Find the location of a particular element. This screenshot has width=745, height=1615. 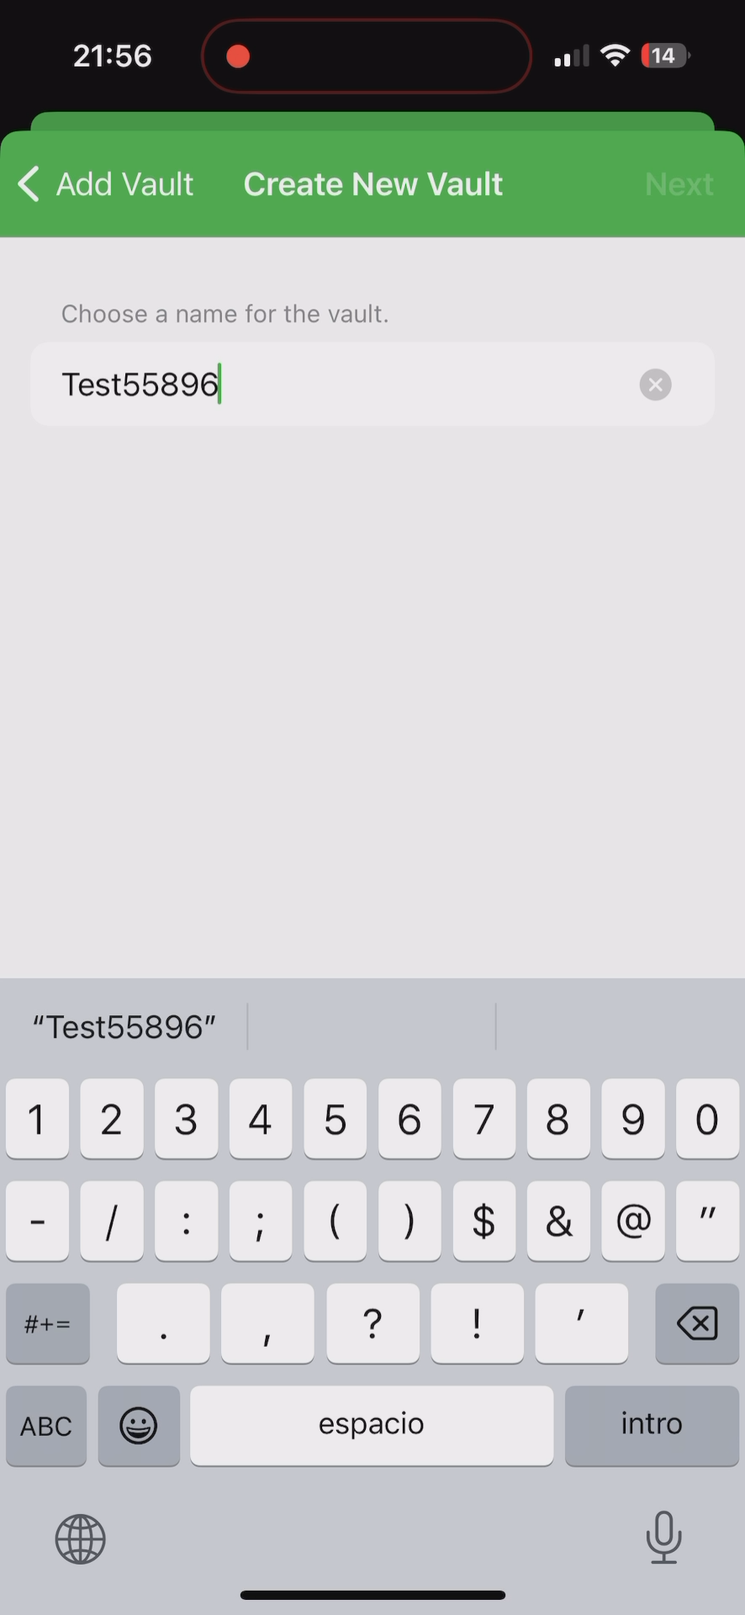

battery is located at coordinates (665, 58).